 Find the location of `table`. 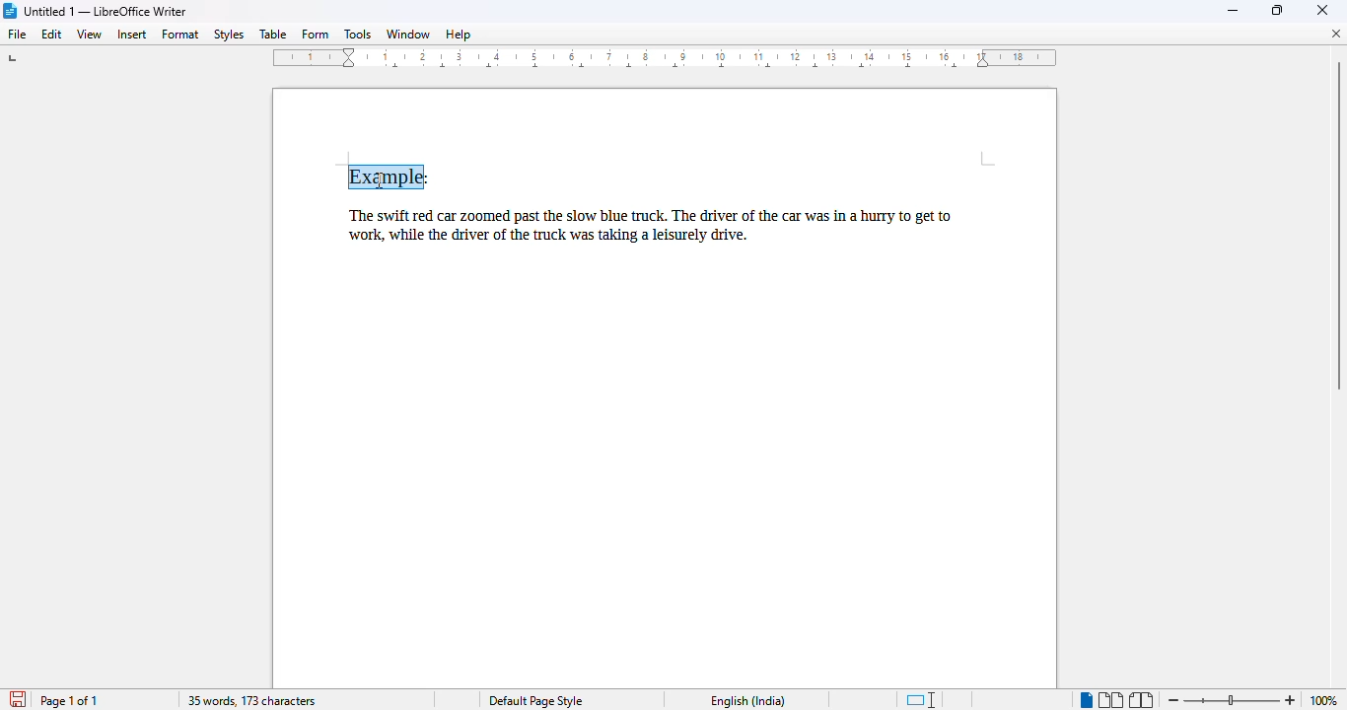

table is located at coordinates (273, 35).